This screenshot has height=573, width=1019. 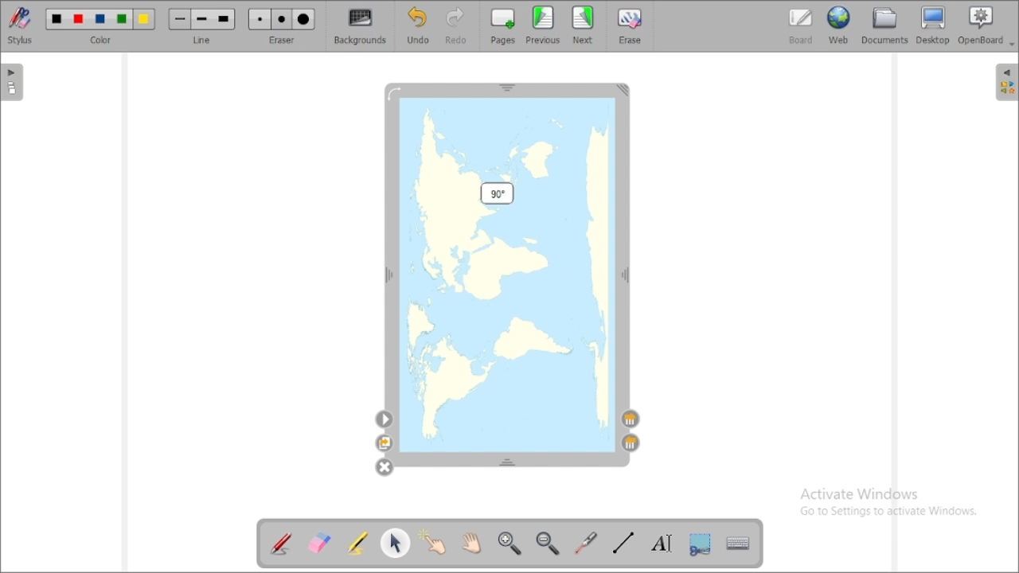 What do you see at coordinates (631, 419) in the screenshot?
I see `layer down` at bounding box center [631, 419].